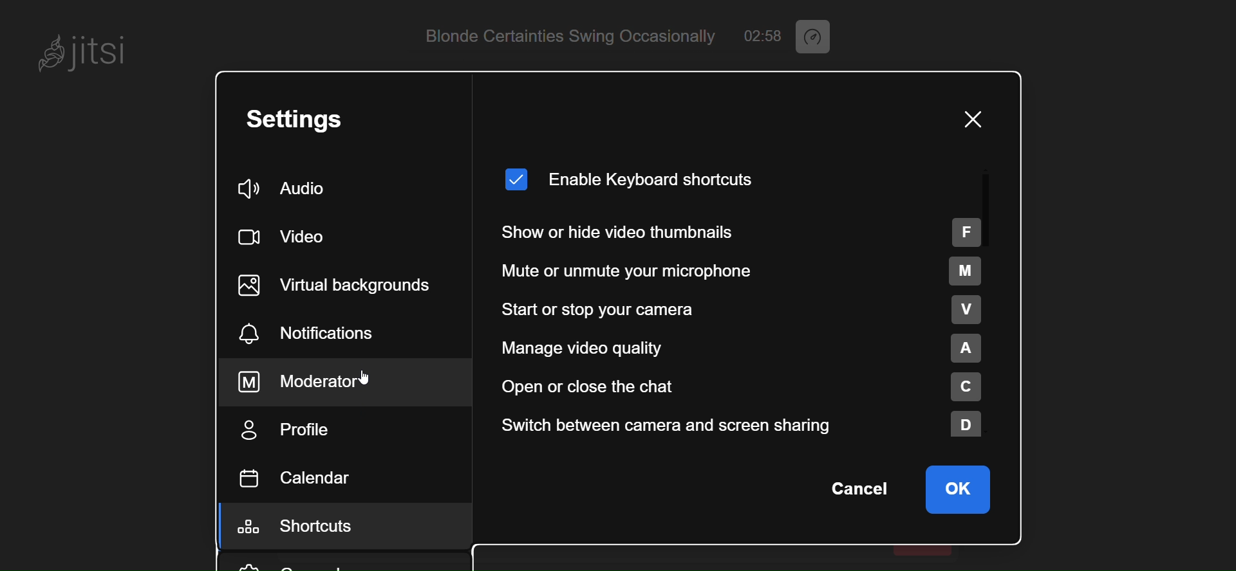  What do you see at coordinates (740, 347) in the screenshot?
I see `manage video quality` at bounding box center [740, 347].